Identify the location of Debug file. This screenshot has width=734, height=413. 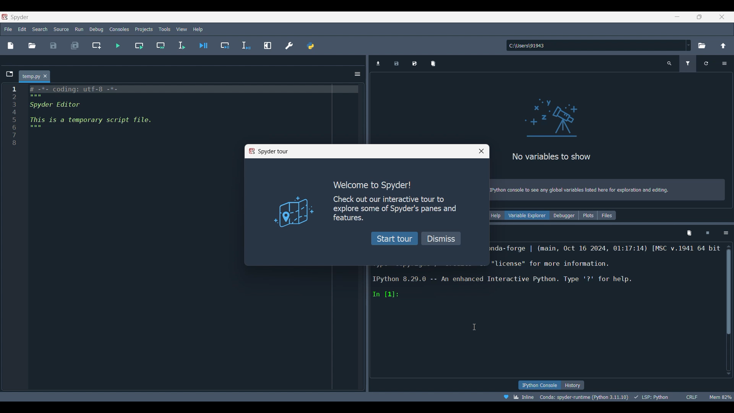
(203, 46).